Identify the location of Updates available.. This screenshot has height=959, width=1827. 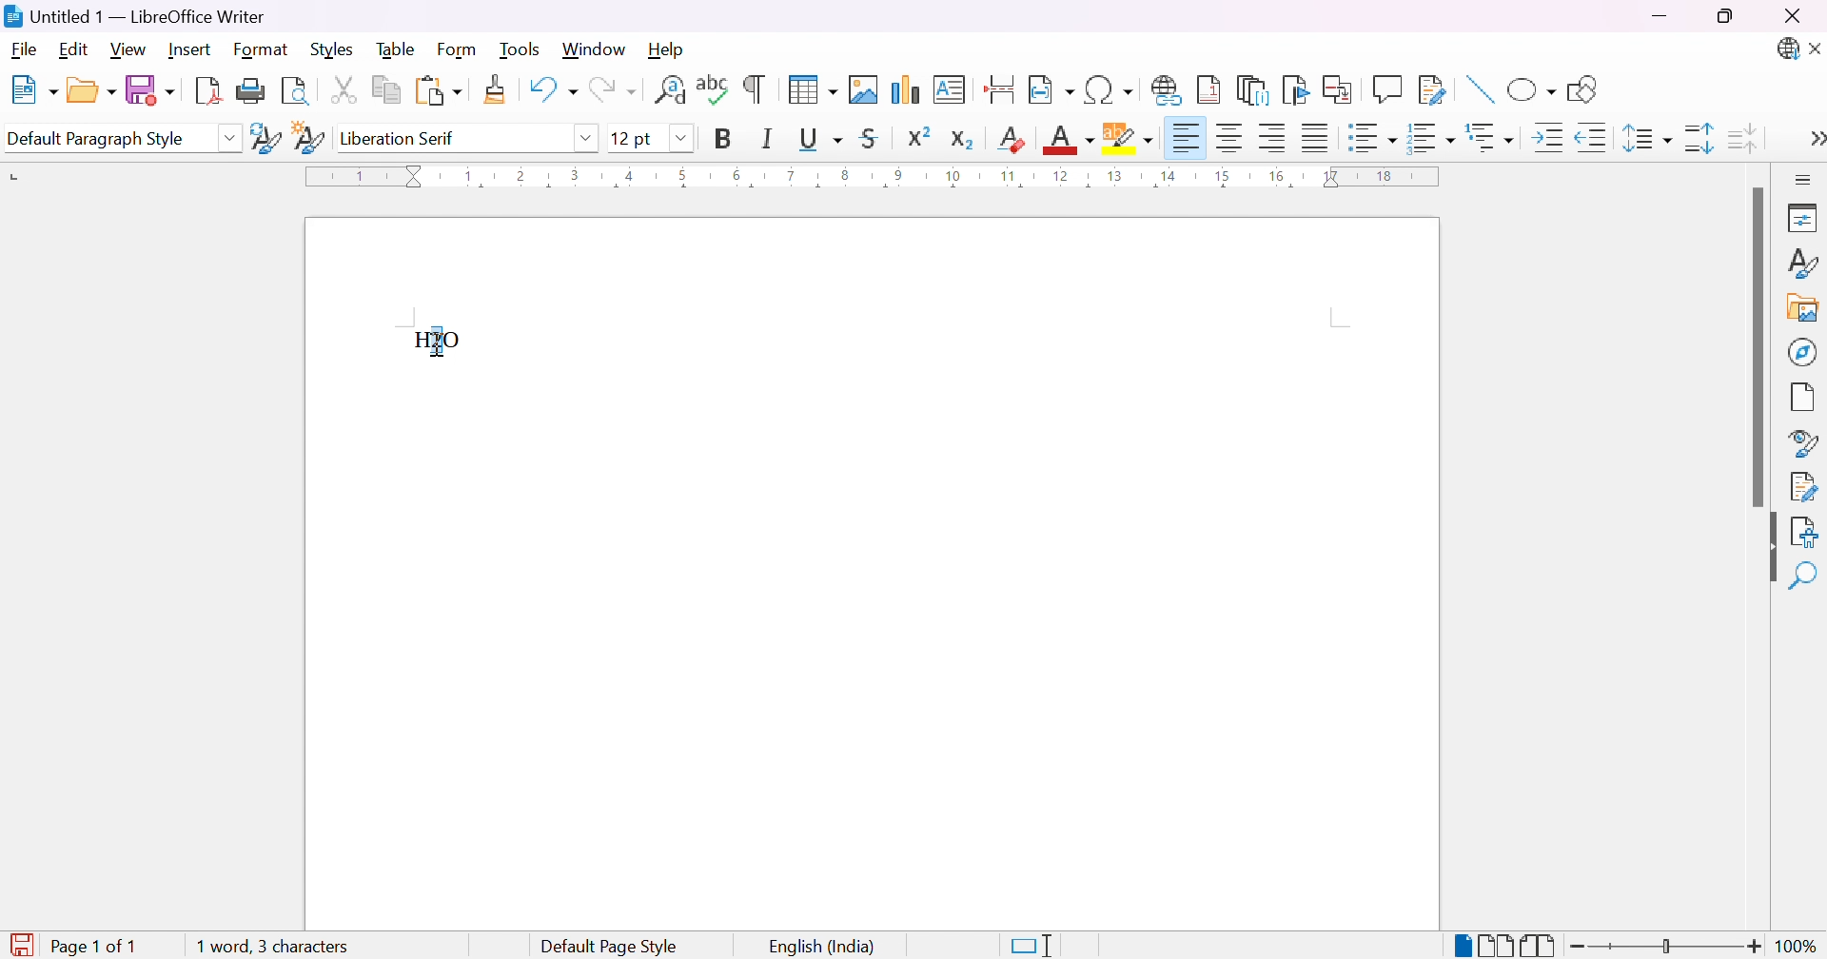
(1786, 49).